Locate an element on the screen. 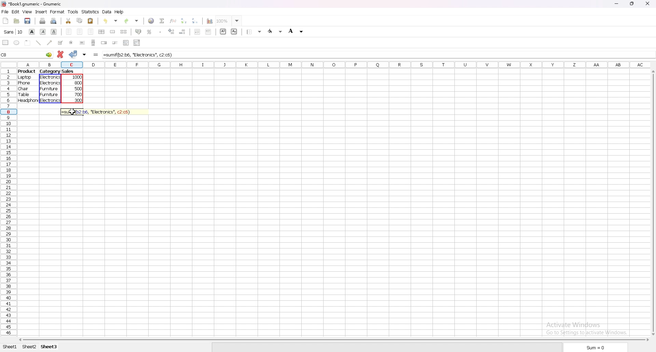  button is located at coordinates (82, 43).